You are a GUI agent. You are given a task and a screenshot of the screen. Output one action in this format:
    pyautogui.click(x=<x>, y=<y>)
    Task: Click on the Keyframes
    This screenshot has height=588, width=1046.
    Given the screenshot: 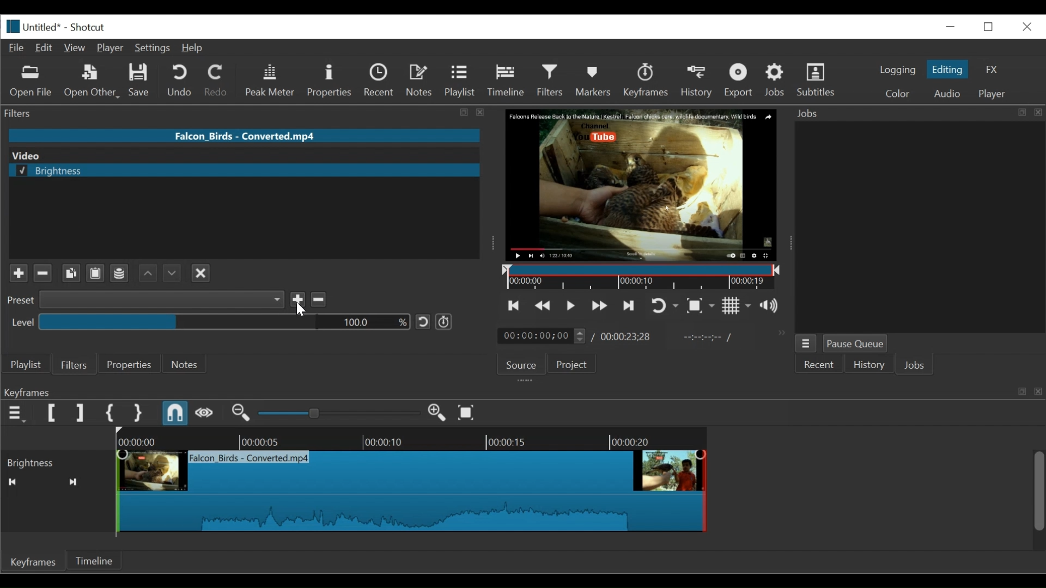 What is the action you would take?
    pyautogui.click(x=646, y=80)
    